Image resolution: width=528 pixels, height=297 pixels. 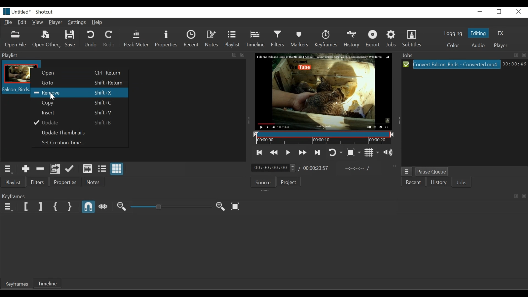 I want to click on Adjust Zoom keyframe, so click(x=170, y=207).